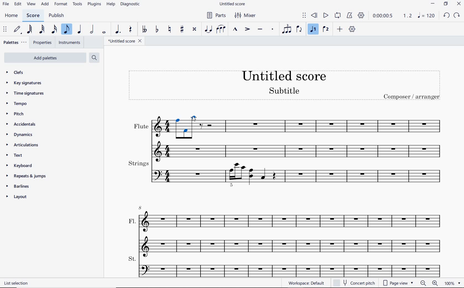 This screenshot has width=464, height=288. I want to click on SELECT TO MOVE, so click(304, 16).